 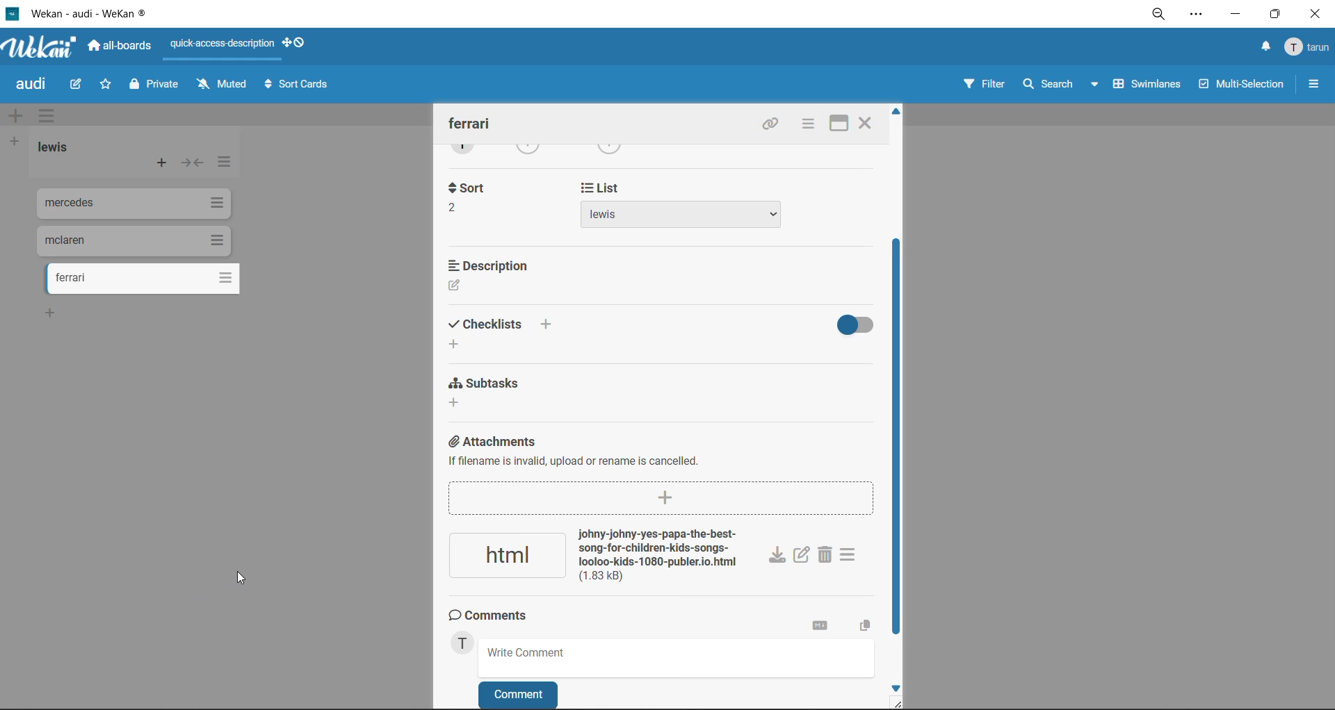 What do you see at coordinates (220, 49) in the screenshot?
I see `quick access description` at bounding box center [220, 49].